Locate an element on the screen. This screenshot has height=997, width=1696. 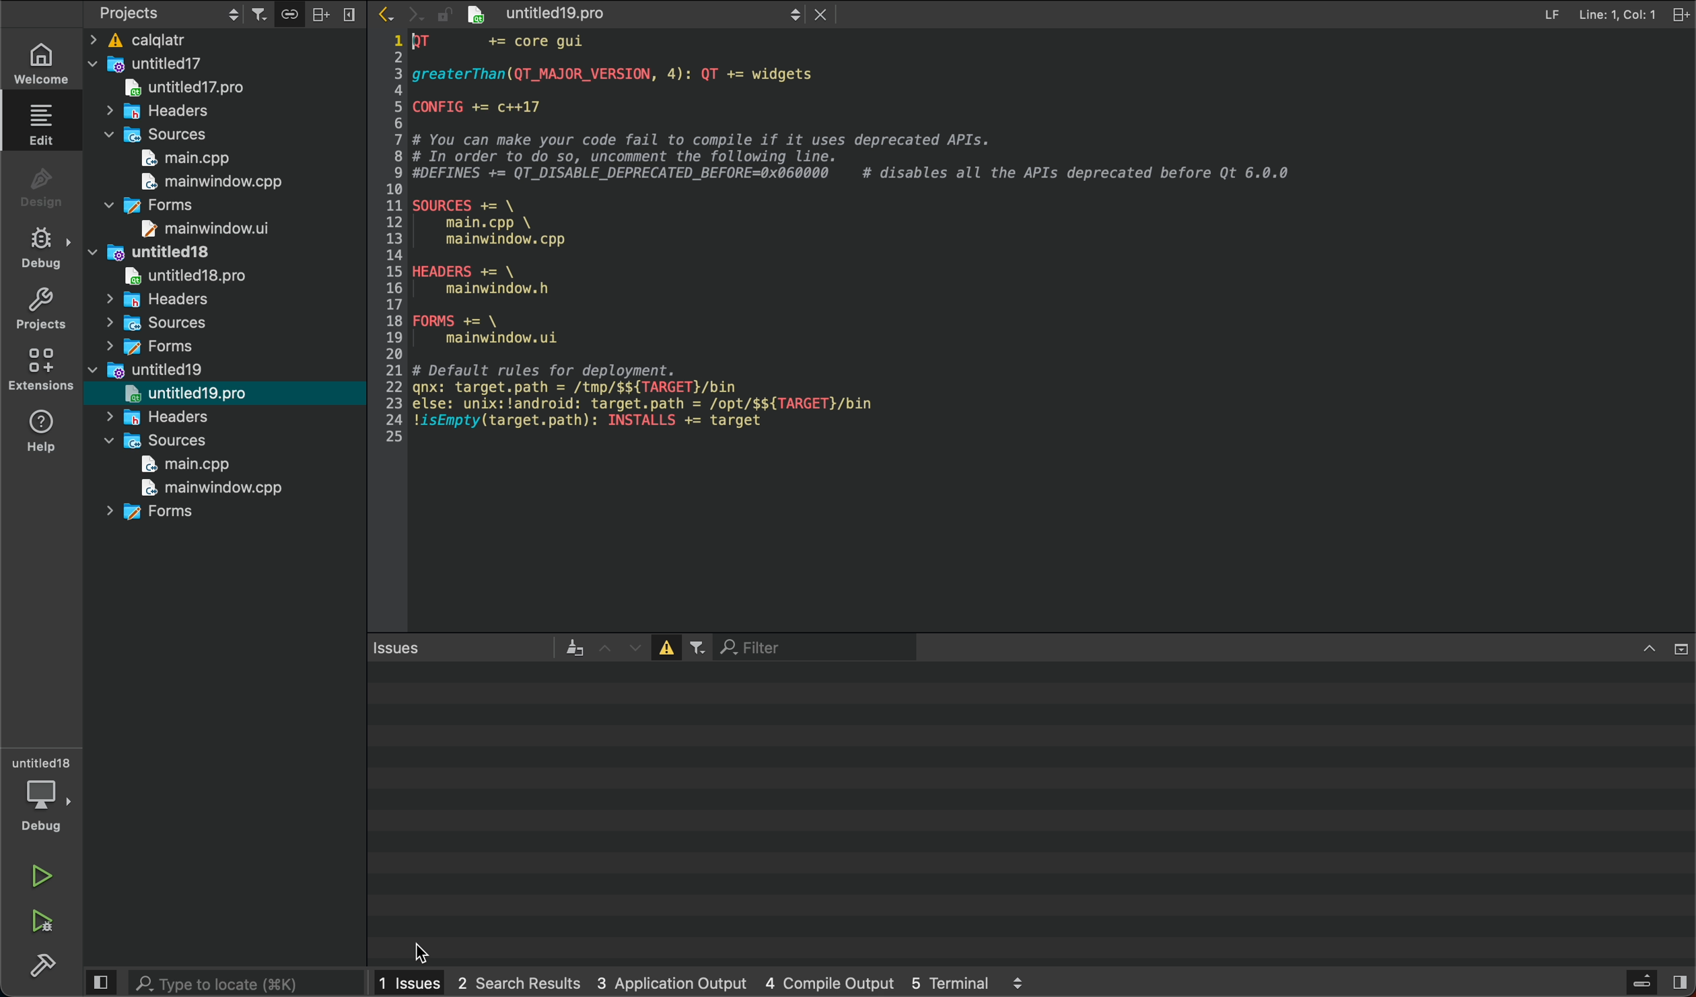
1 issues is located at coordinates (402, 983).